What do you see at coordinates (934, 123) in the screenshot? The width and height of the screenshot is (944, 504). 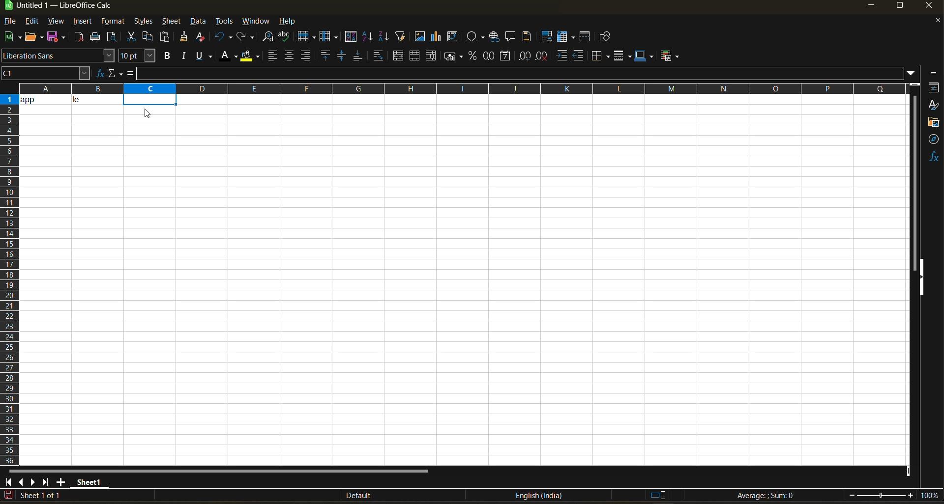 I see `gallery` at bounding box center [934, 123].